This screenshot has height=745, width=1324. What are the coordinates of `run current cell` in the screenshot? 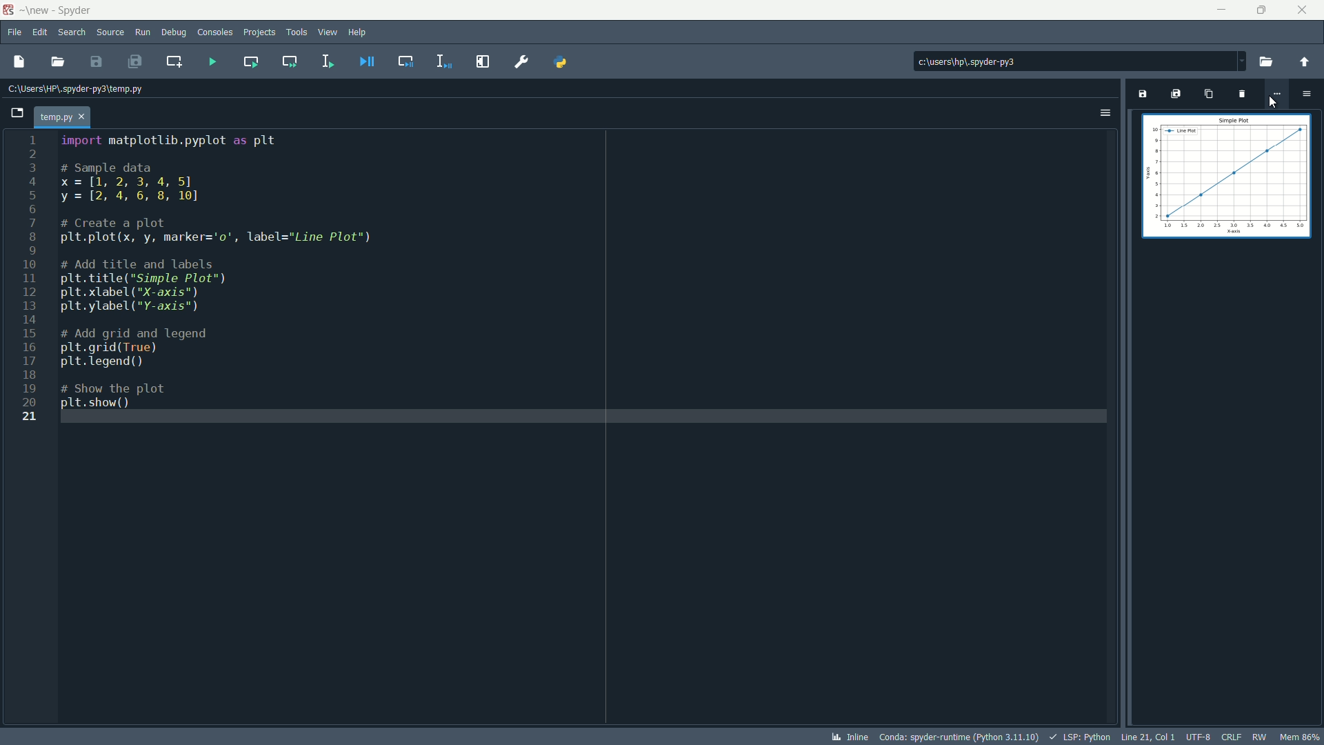 It's located at (247, 61).